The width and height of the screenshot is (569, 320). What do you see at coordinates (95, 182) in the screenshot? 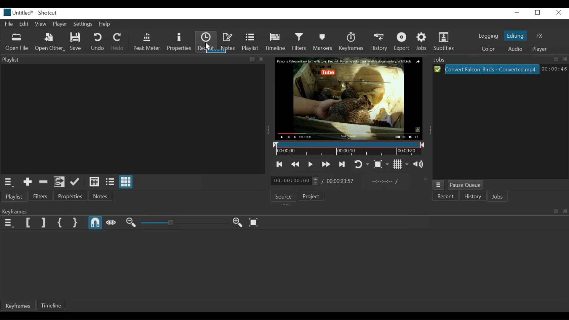
I see `View as detail` at bounding box center [95, 182].